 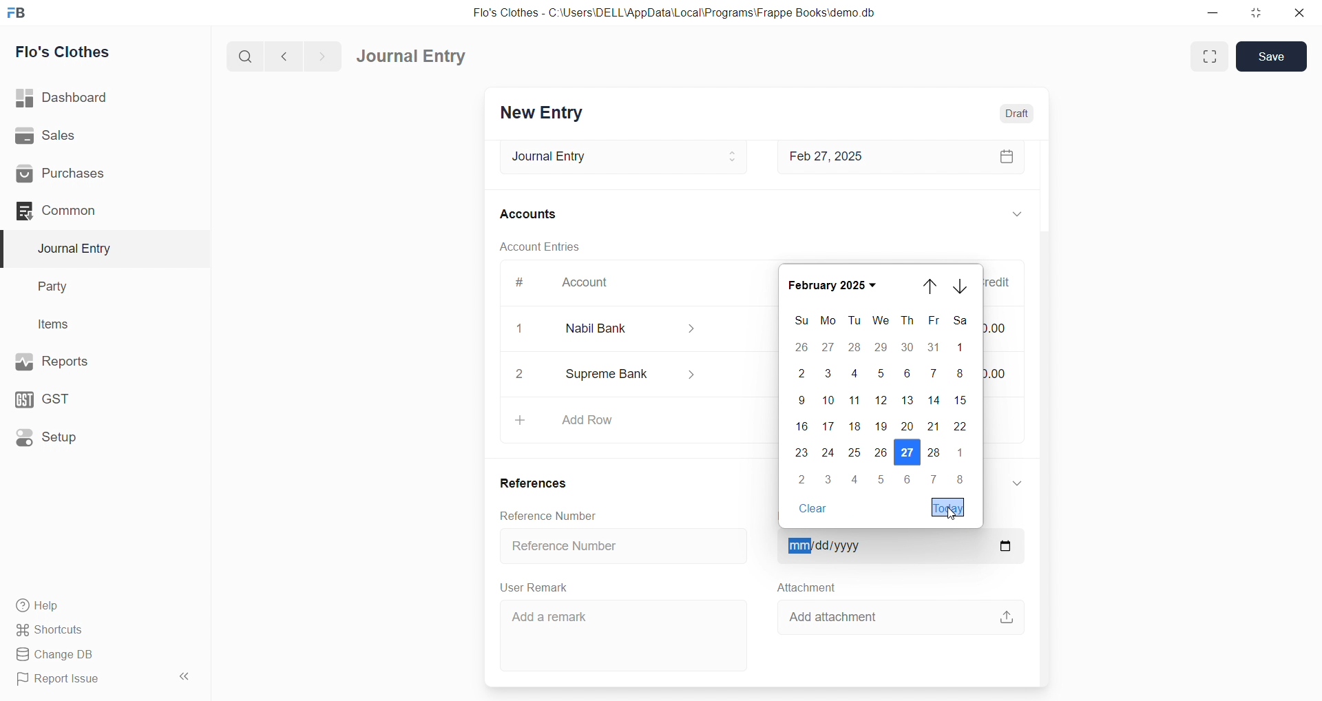 What do you see at coordinates (905, 452) in the screenshot?
I see `27` at bounding box center [905, 452].